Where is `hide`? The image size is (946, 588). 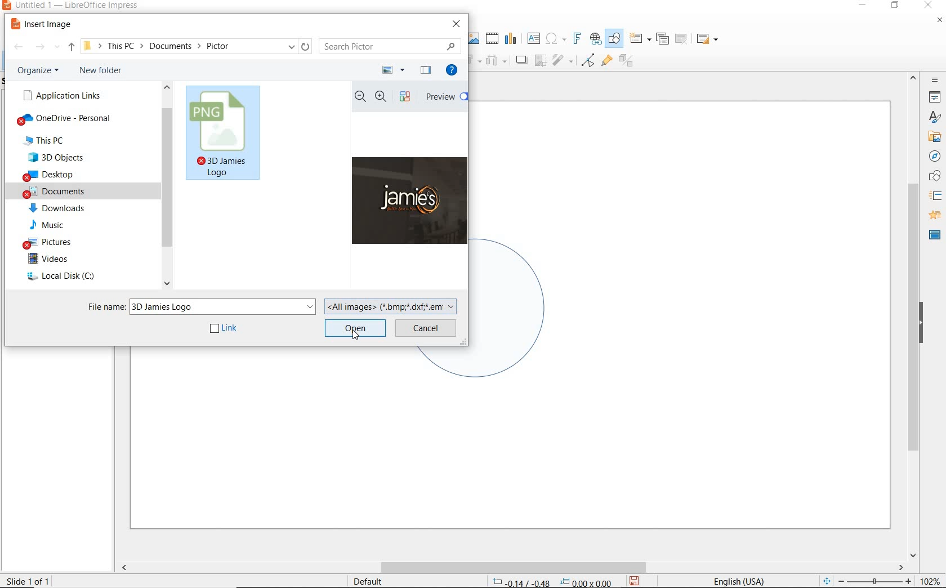 hide is located at coordinates (921, 324).